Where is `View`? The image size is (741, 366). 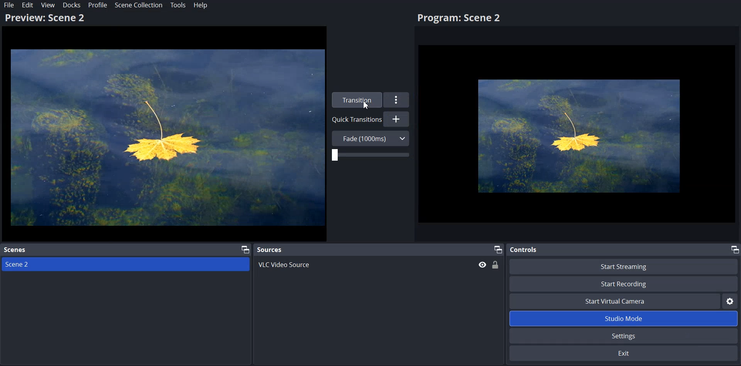
View is located at coordinates (48, 5).